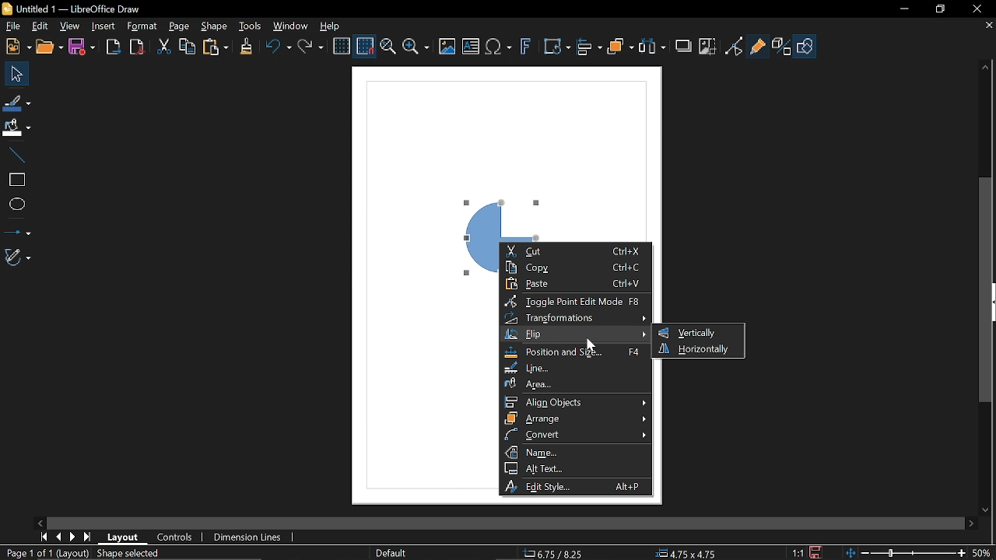 This screenshot has width=996, height=560. Describe the element at coordinates (576, 319) in the screenshot. I see `Transformations` at that location.